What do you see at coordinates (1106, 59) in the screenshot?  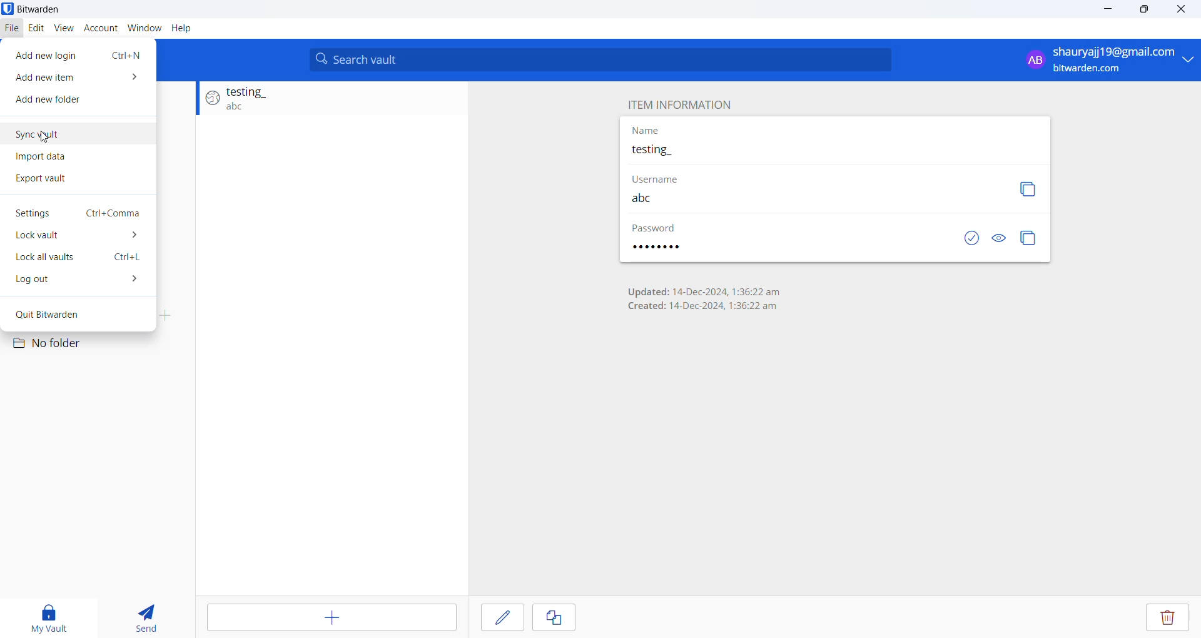 I see `Login and logout options` at bounding box center [1106, 59].